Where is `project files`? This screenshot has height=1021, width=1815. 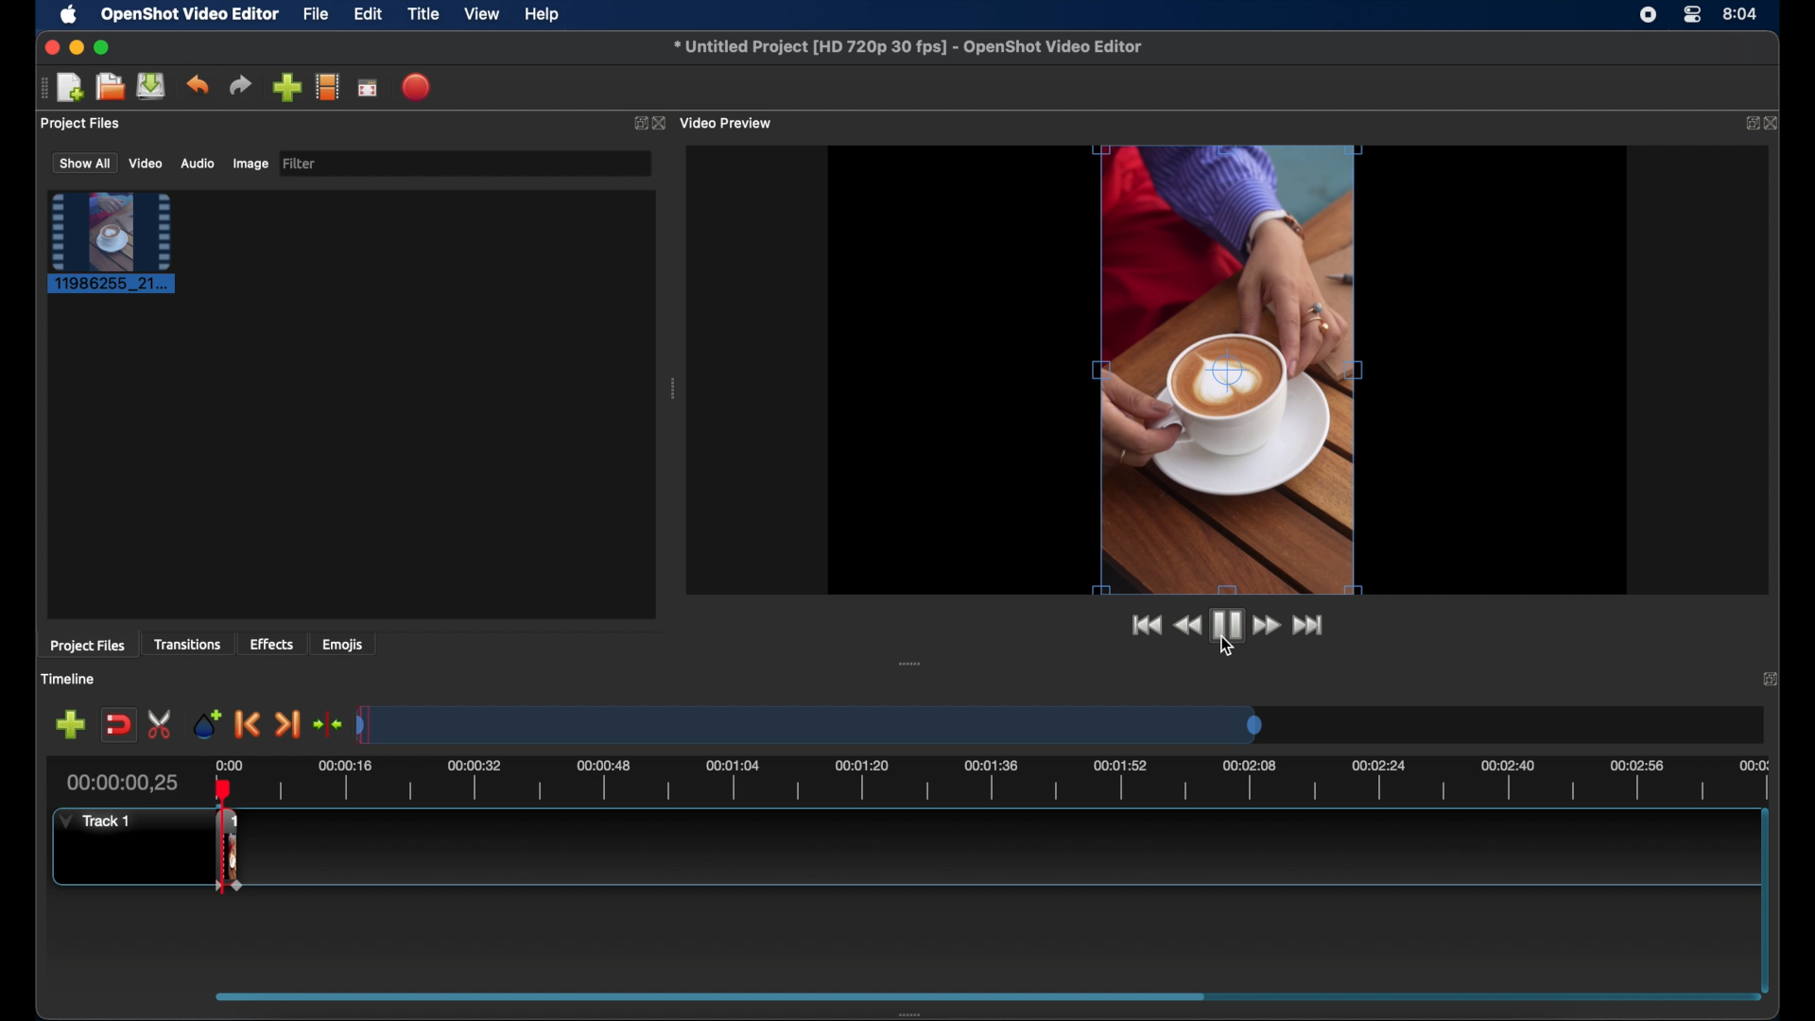 project files is located at coordinates (88, 647).